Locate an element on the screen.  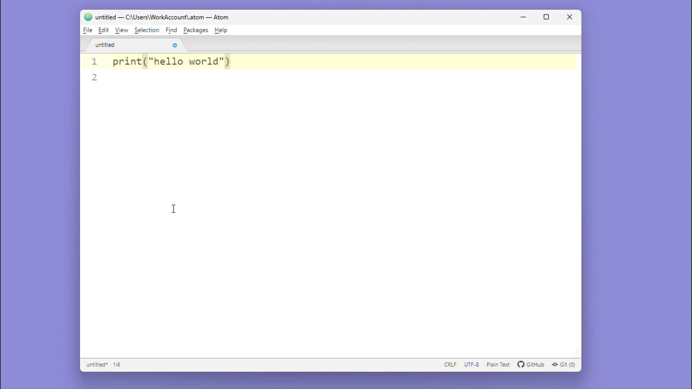
Selection is located at coordinates (147, 31).